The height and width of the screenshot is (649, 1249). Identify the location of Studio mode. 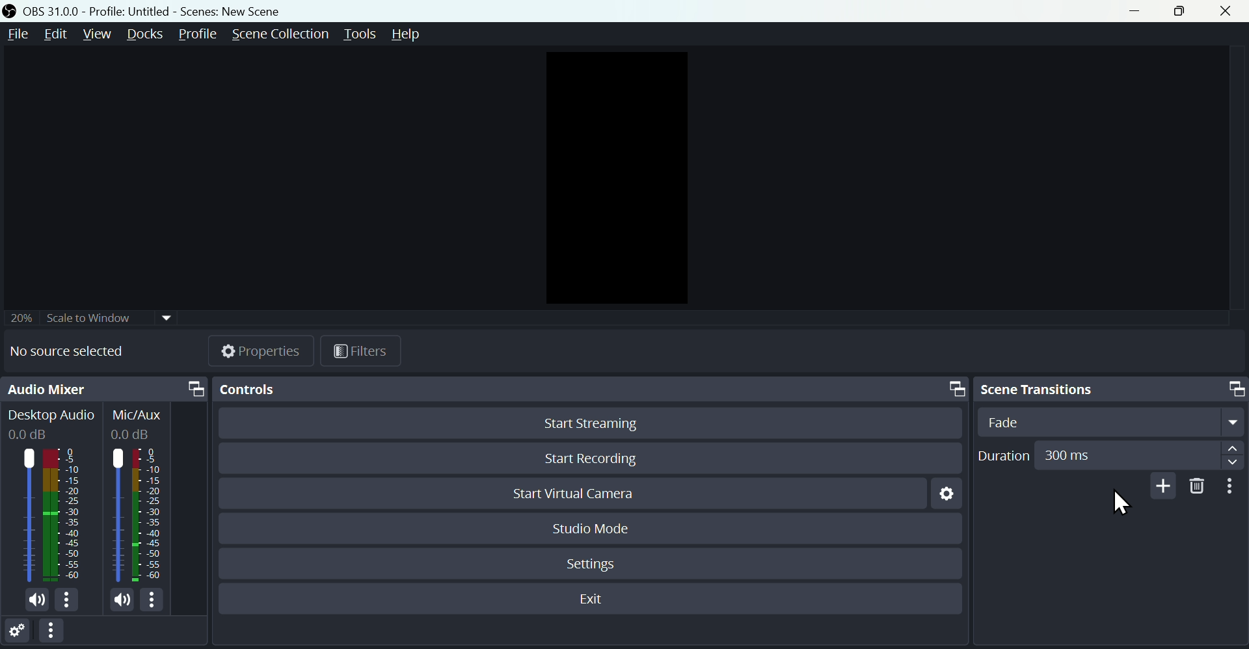
(593, 526).